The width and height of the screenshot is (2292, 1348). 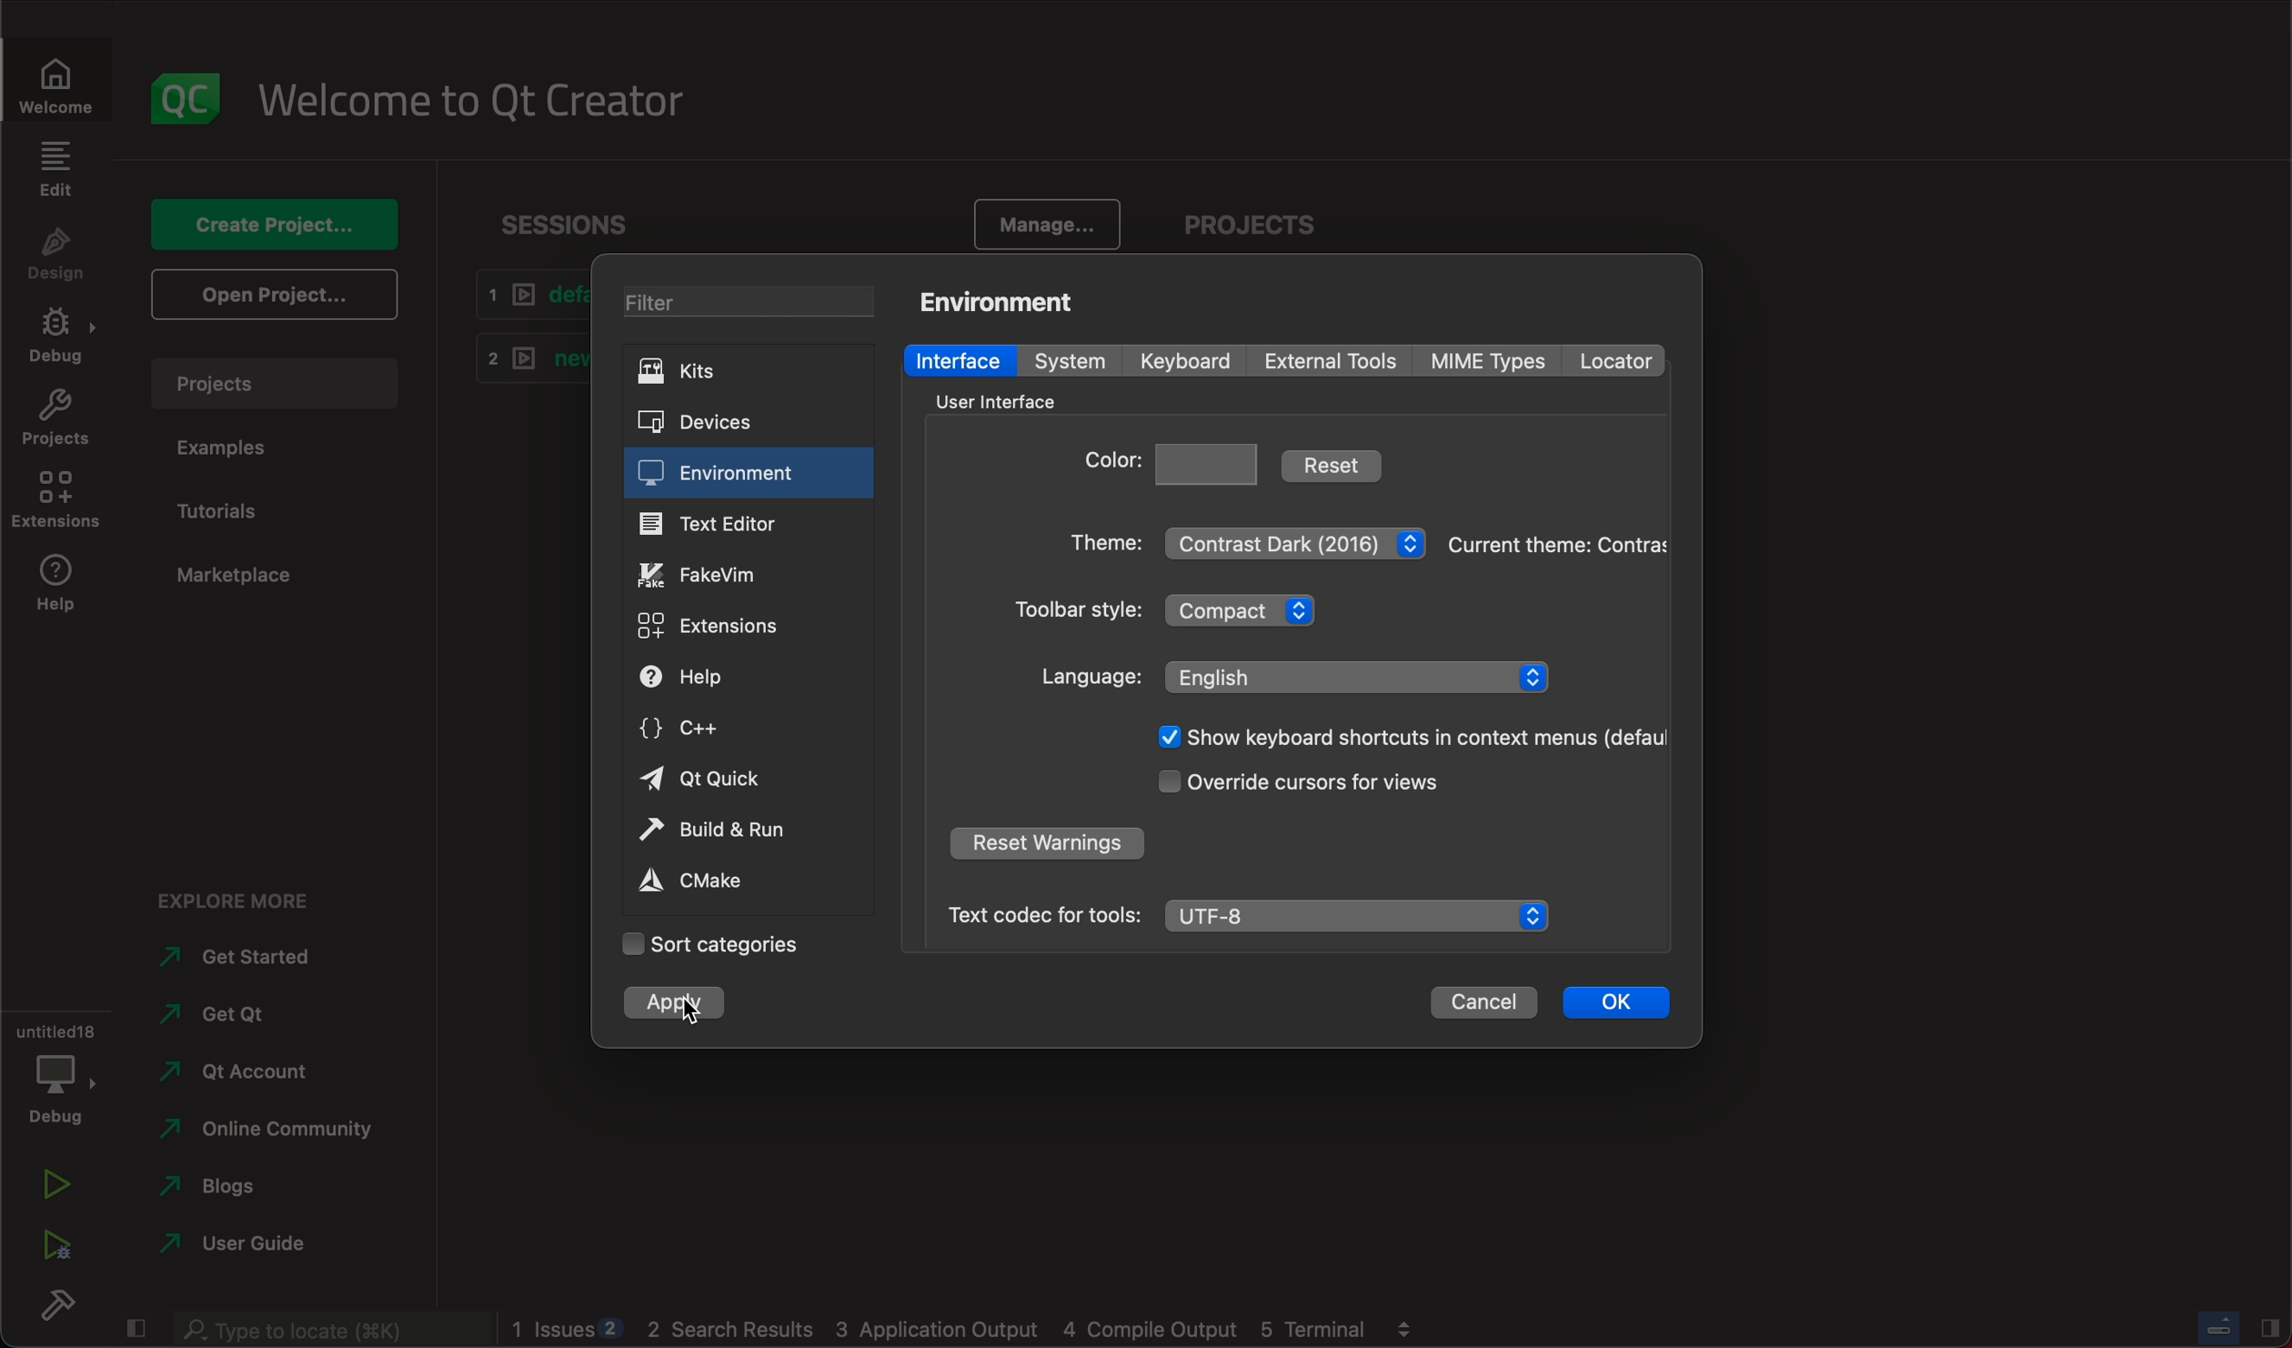 I want to click on editor, so click(x=719, y=526).